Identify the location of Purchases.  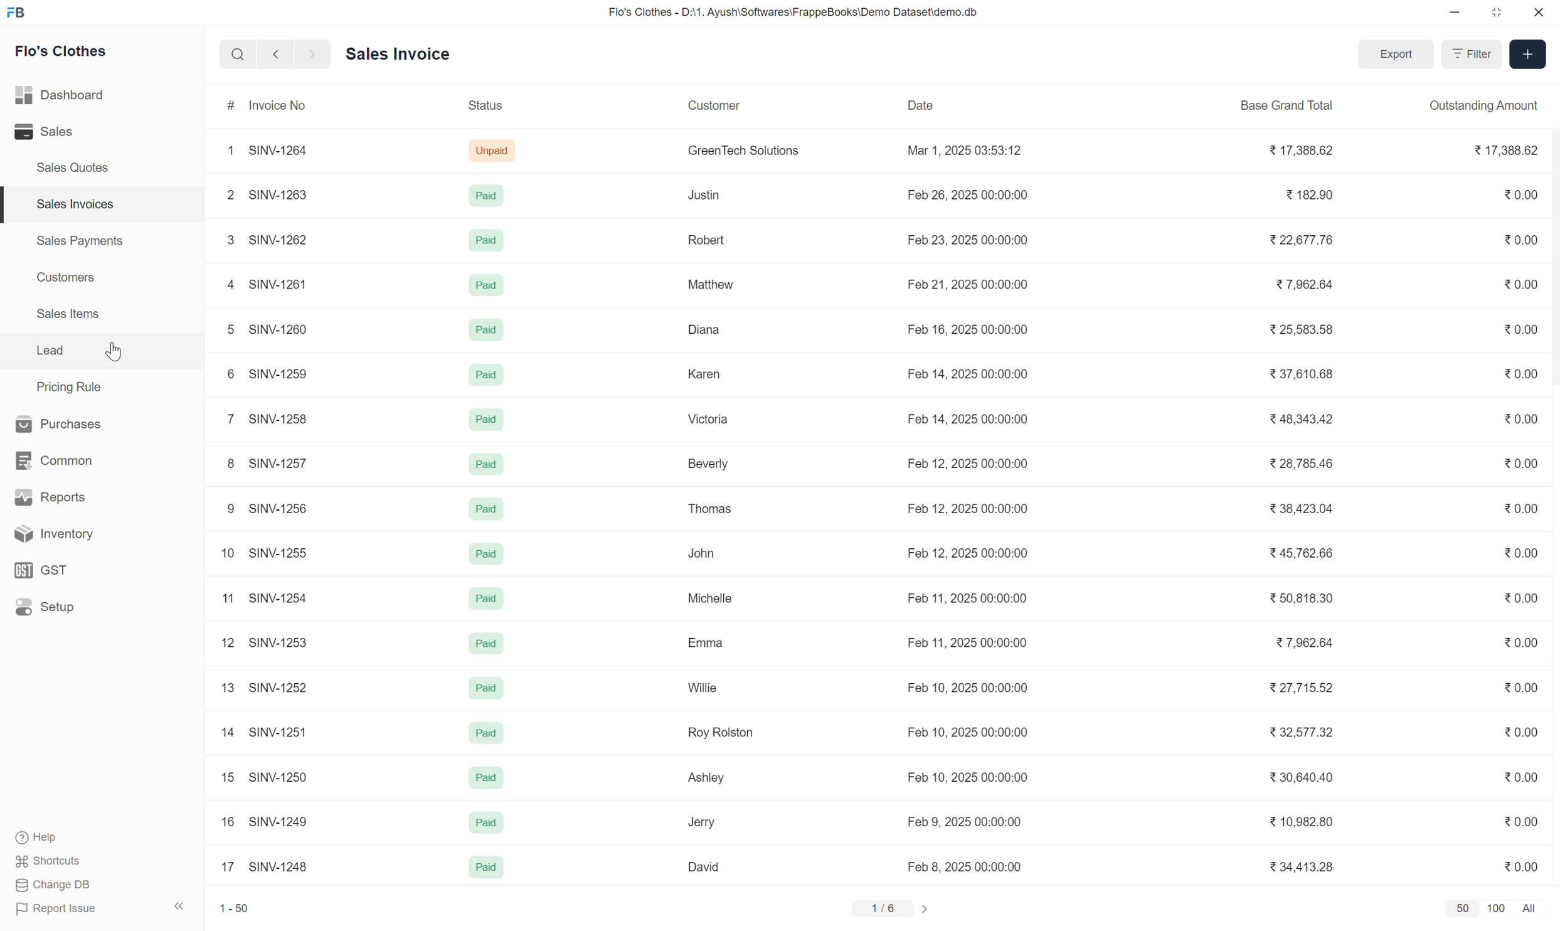
(58, 423).